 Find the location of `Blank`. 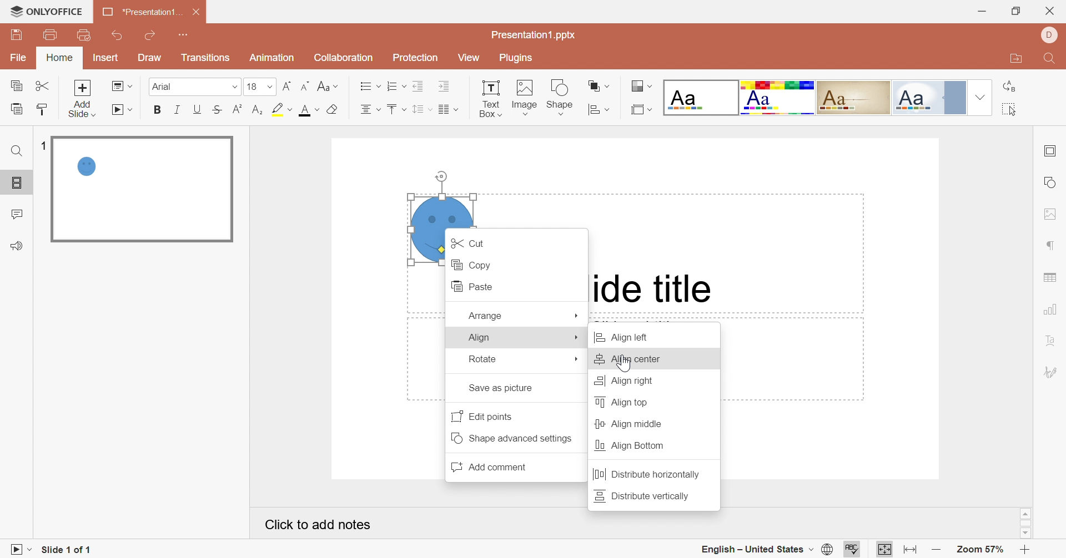

Blank is located at coordinates (701, 98).